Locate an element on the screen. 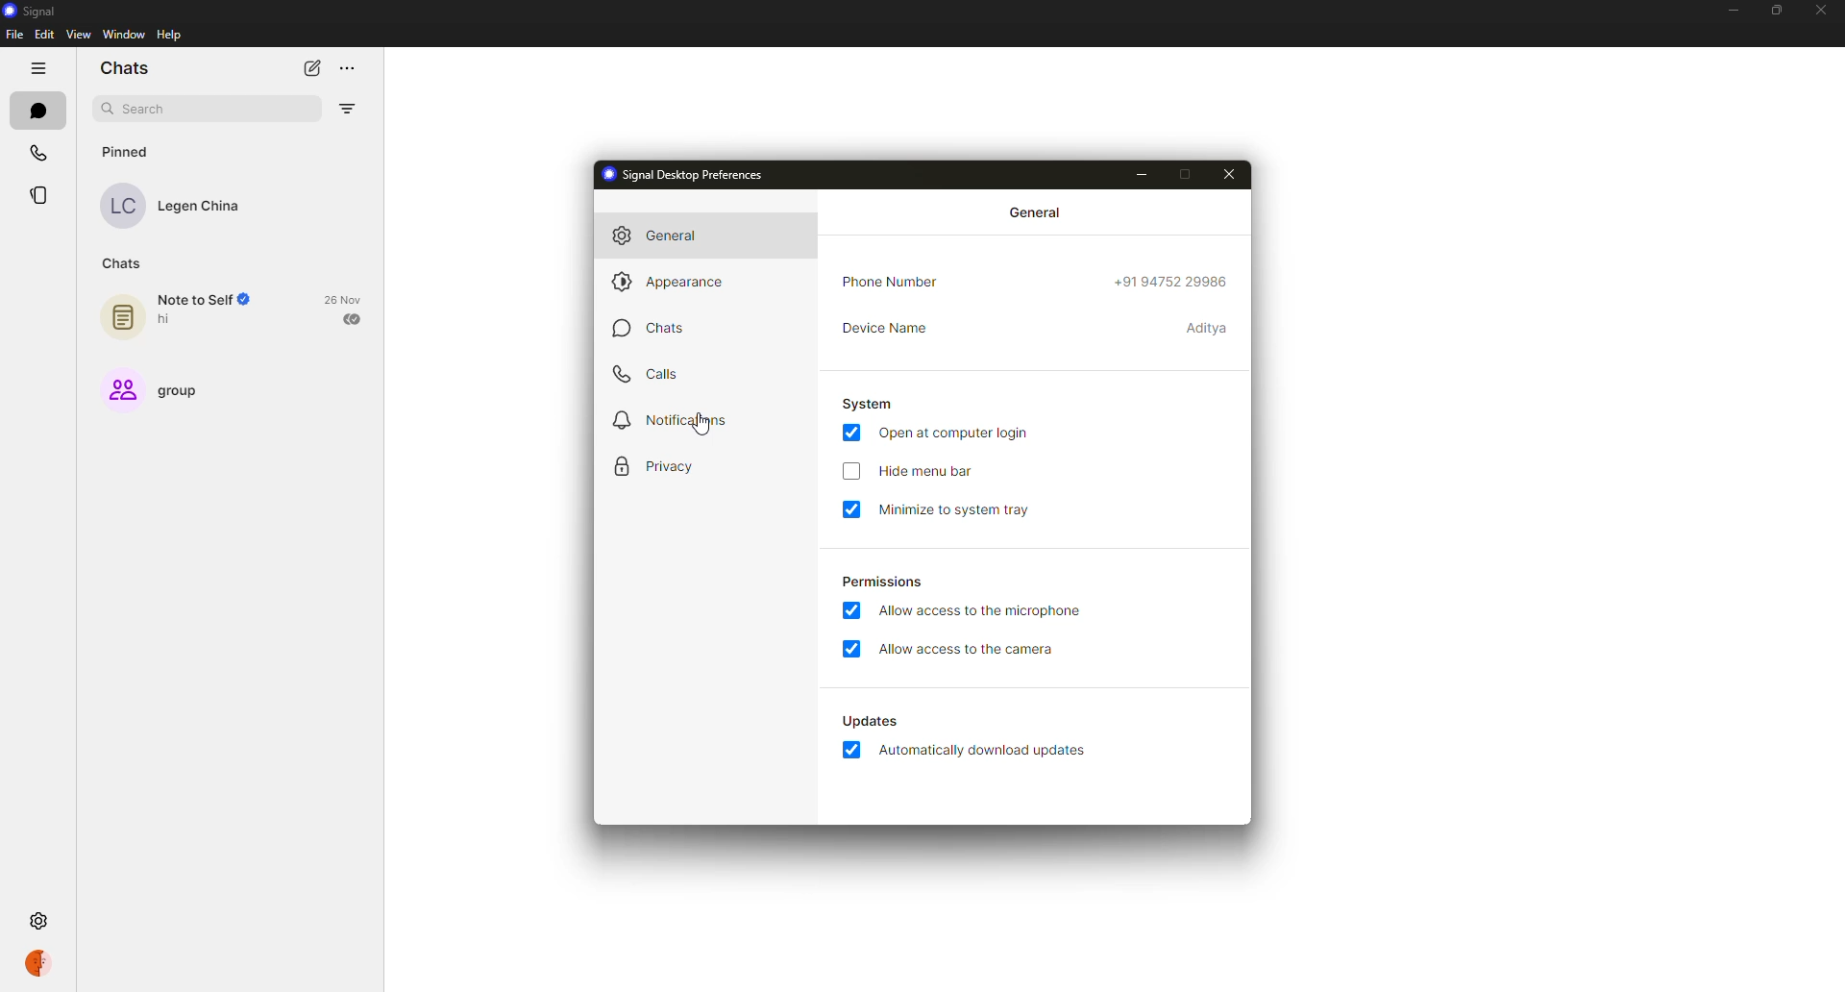  device name is located at coordinates (1208, 329).